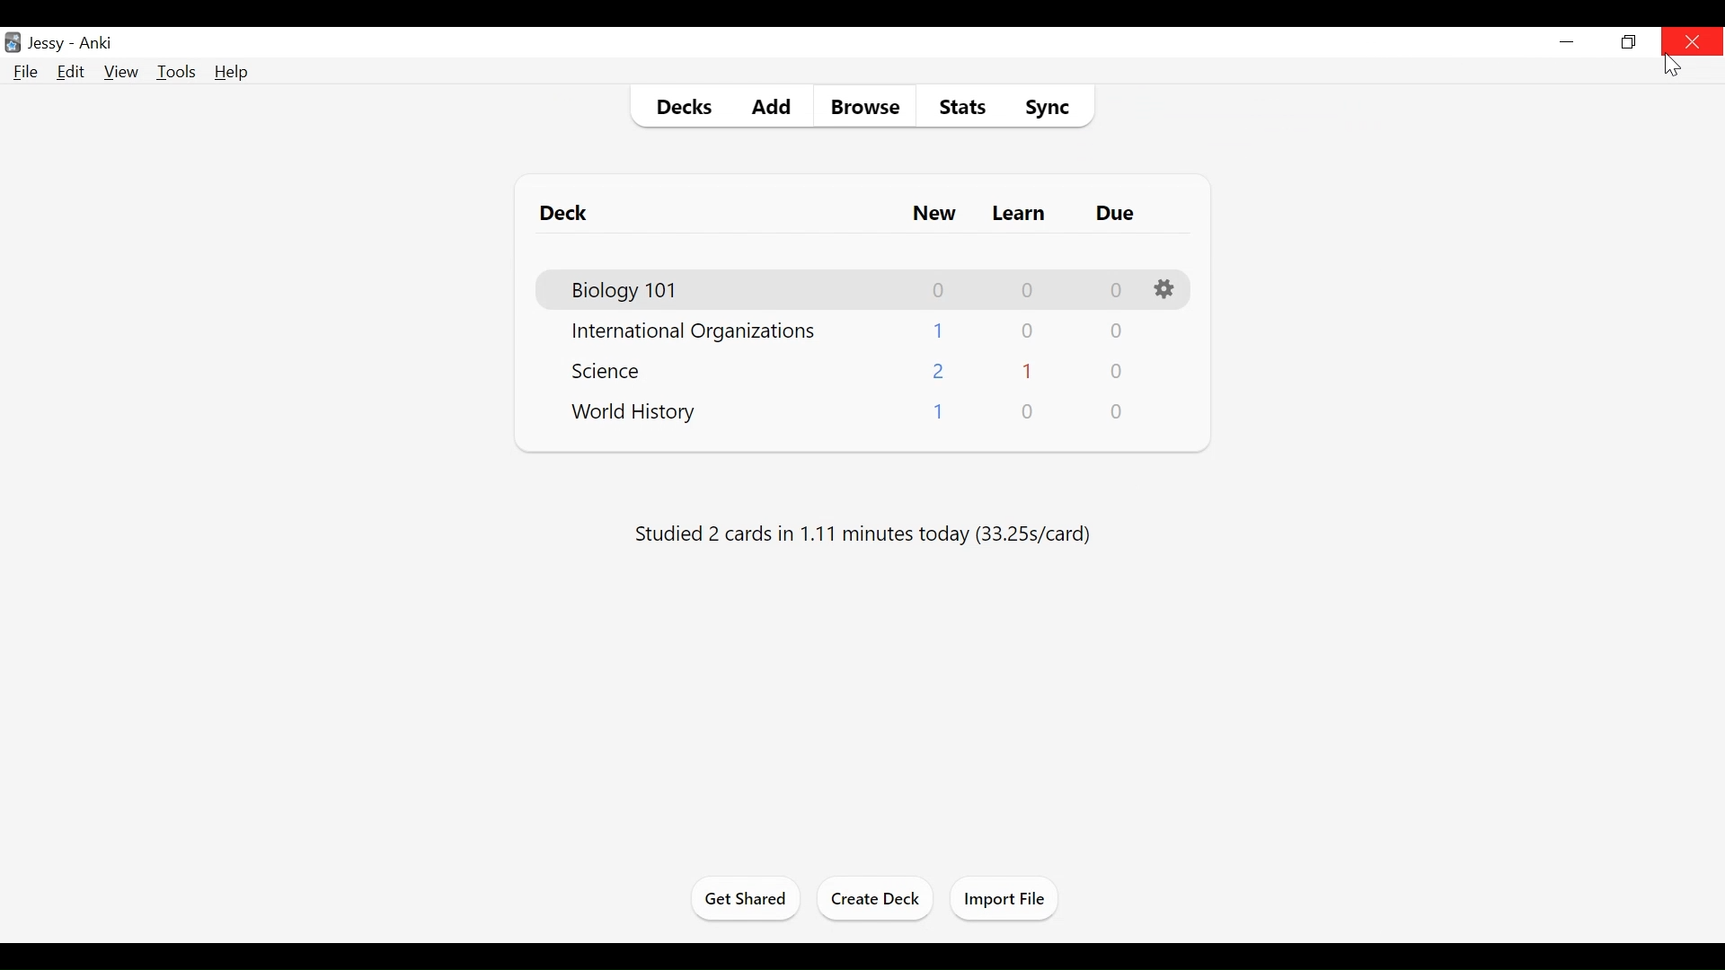 The height and width of the screenshot is (970, 1725). Describe the element at coordinates (1028, 413) in the screenshot. I see `Learn Cards Count` at that location.